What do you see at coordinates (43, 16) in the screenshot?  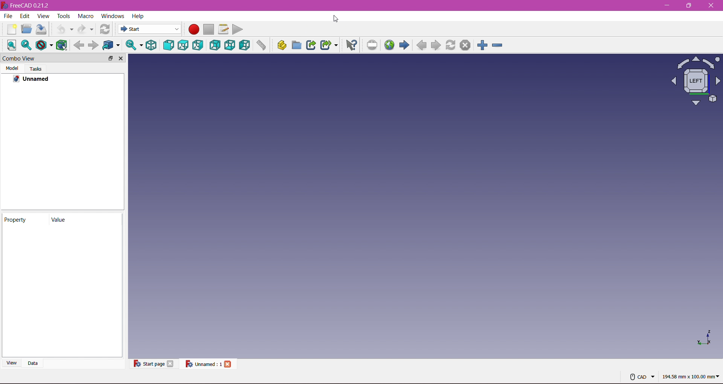 I see `View` at bounding box center [43, 16].